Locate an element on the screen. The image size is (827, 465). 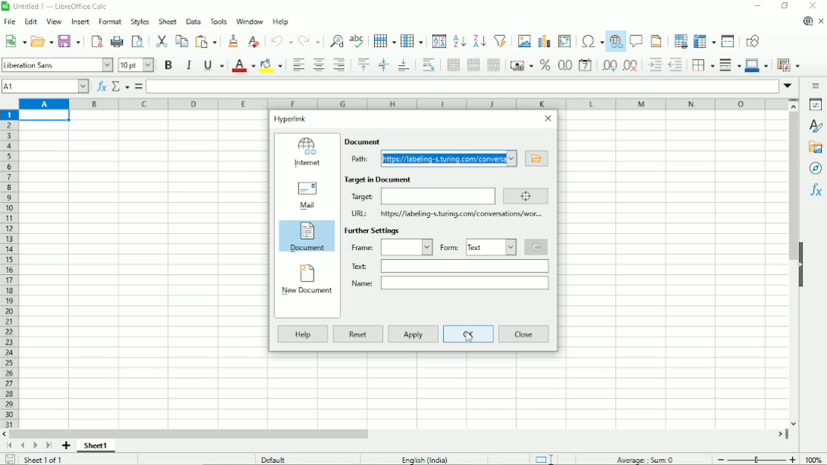
Align bottom is located at coordinates (403, 65).